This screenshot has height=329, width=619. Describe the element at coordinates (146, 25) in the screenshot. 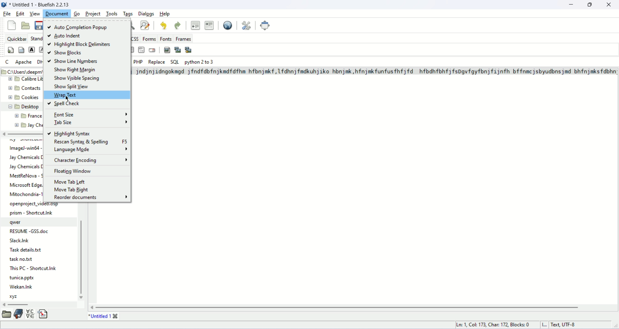

I see `advanced find and replace` at that location.